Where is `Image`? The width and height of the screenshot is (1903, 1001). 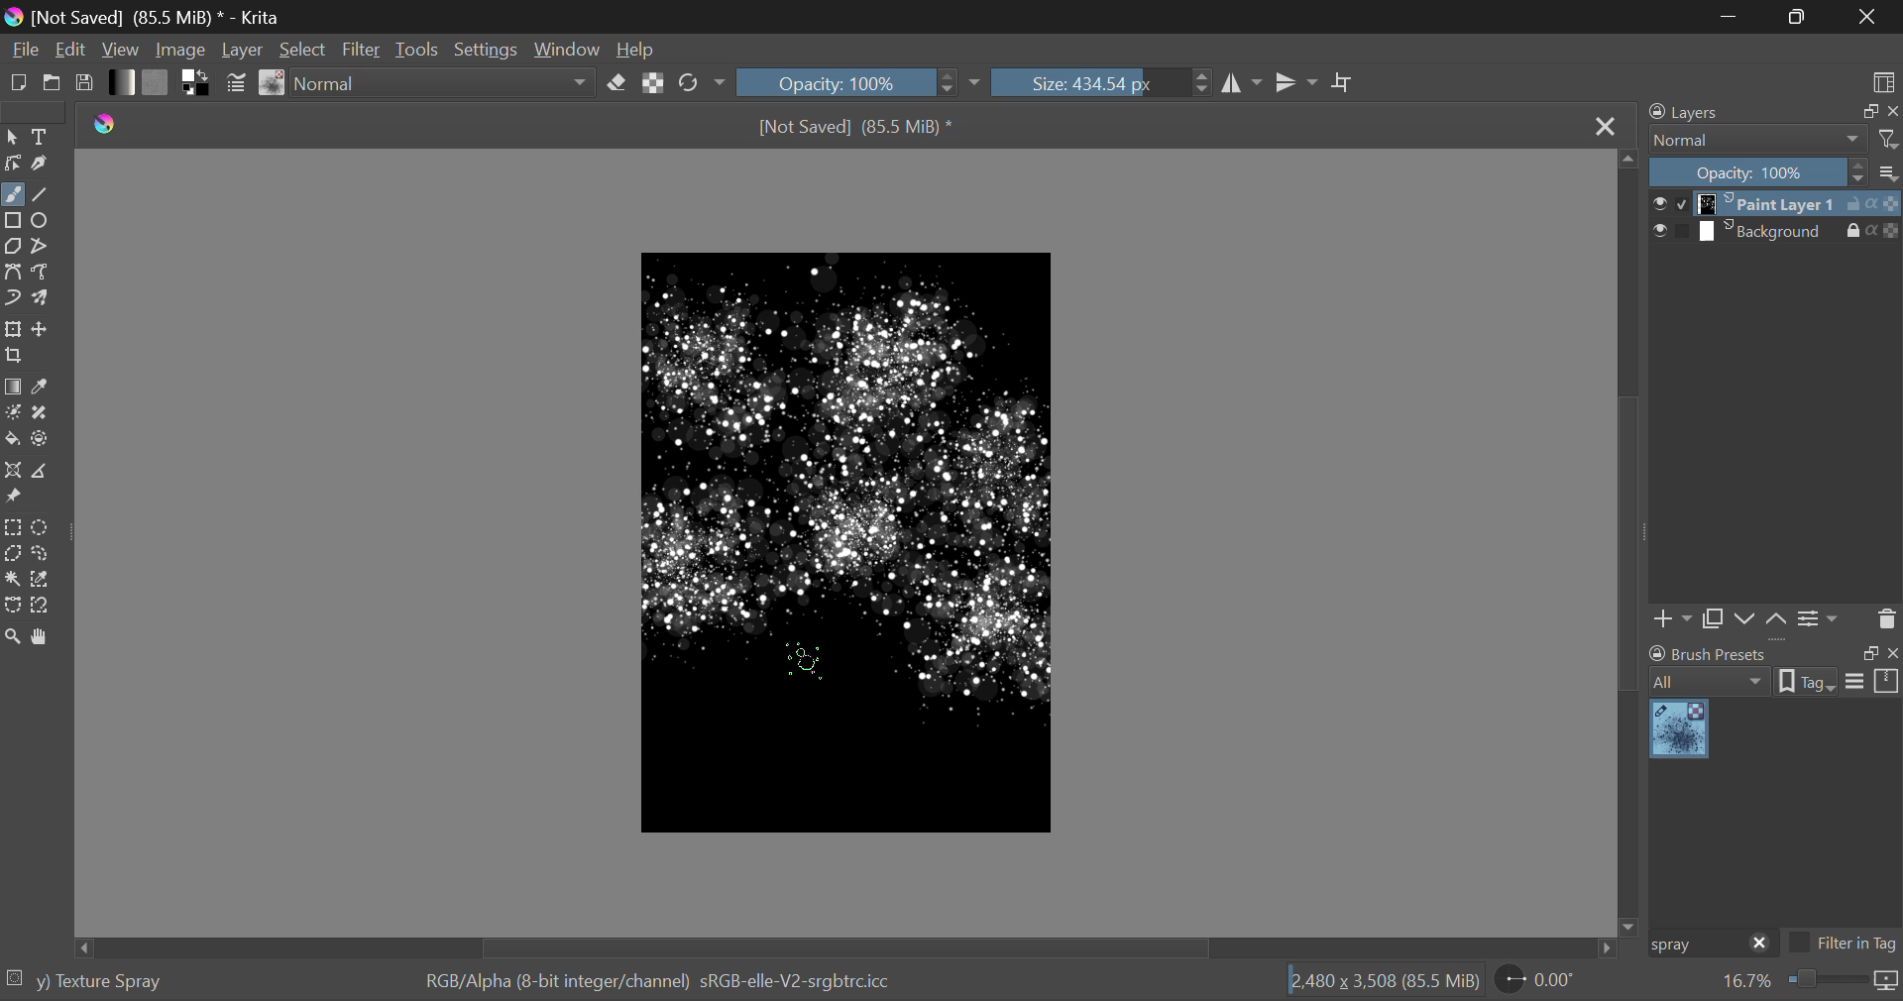 Image is located at coordinates (186, 48).